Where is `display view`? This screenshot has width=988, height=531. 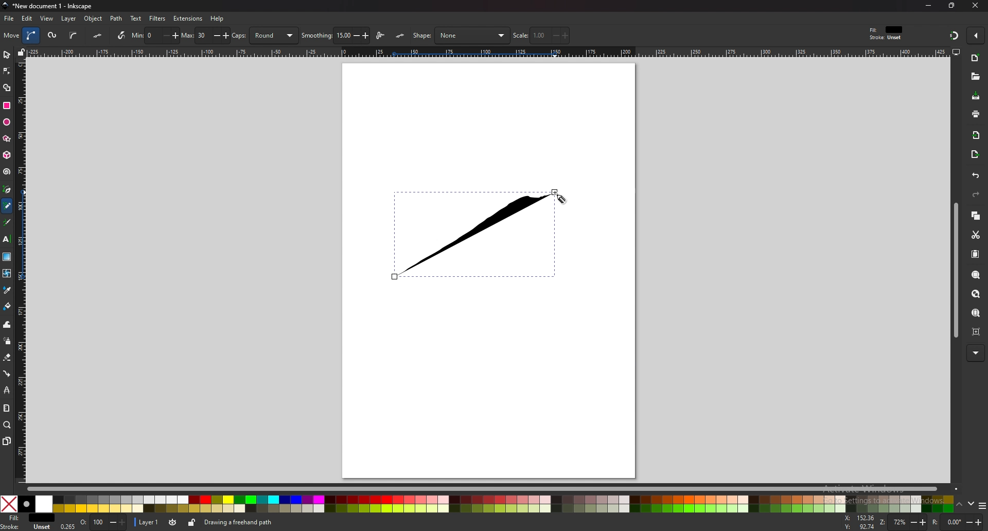
display view is located at coordinates (956, 52).